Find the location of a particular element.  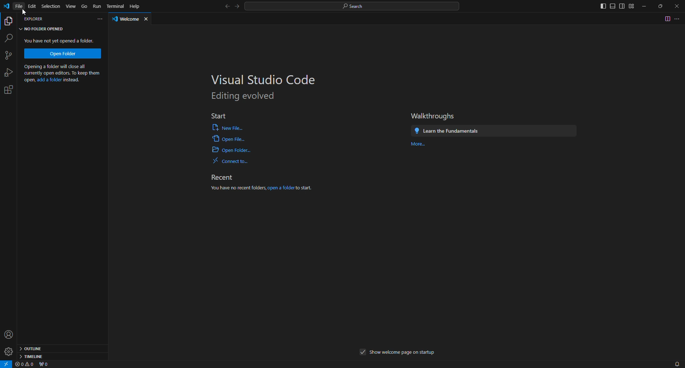

close is located at coordinates (147, 20).